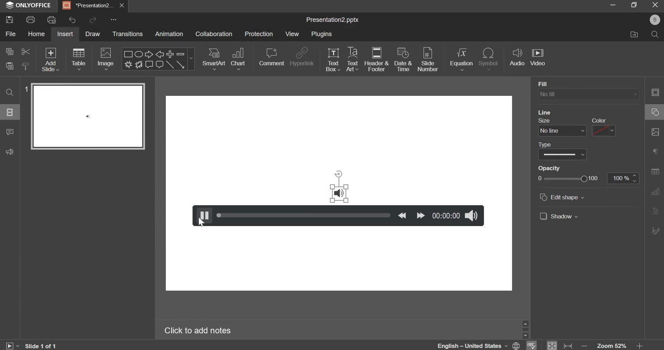  What do you see at coordinates (91, 33) in the screenshot?
I see `draw` at bounding box center [91, 33].